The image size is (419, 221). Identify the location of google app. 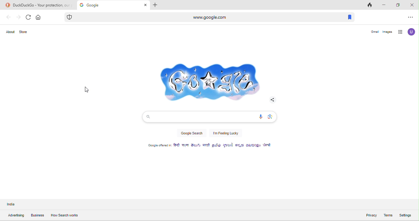
(401, 32).